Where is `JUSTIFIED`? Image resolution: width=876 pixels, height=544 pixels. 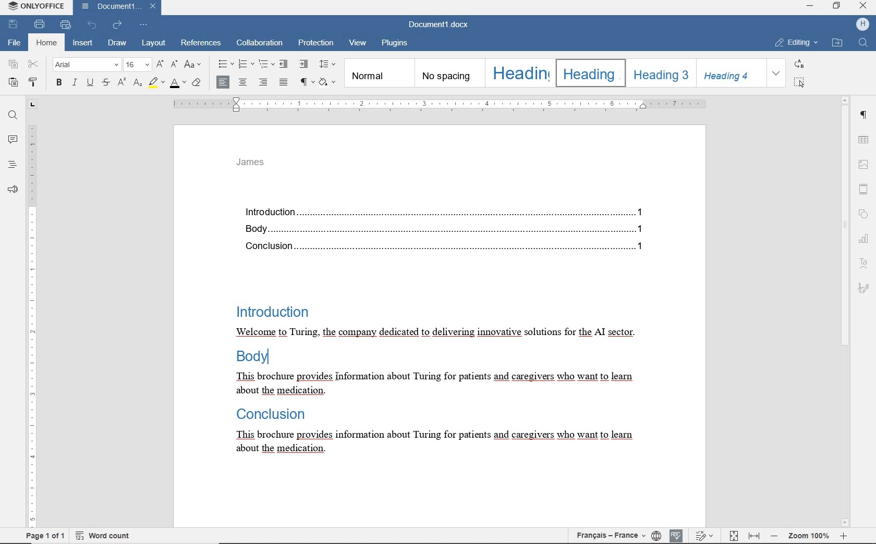 JUSTIFIED is located at coordinates (284, 82).